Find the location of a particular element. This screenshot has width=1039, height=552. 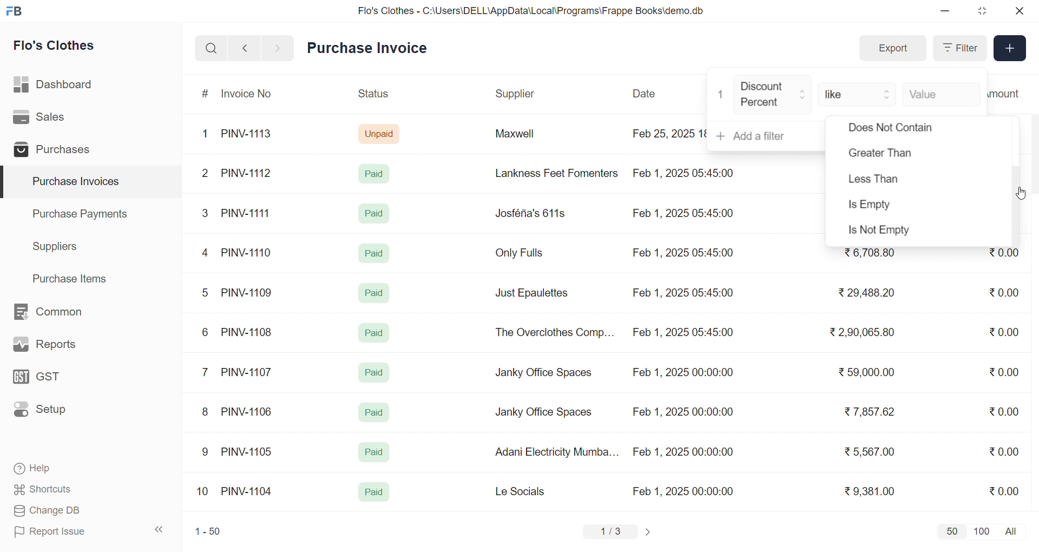

Setup is located at coordinates (56, 413).